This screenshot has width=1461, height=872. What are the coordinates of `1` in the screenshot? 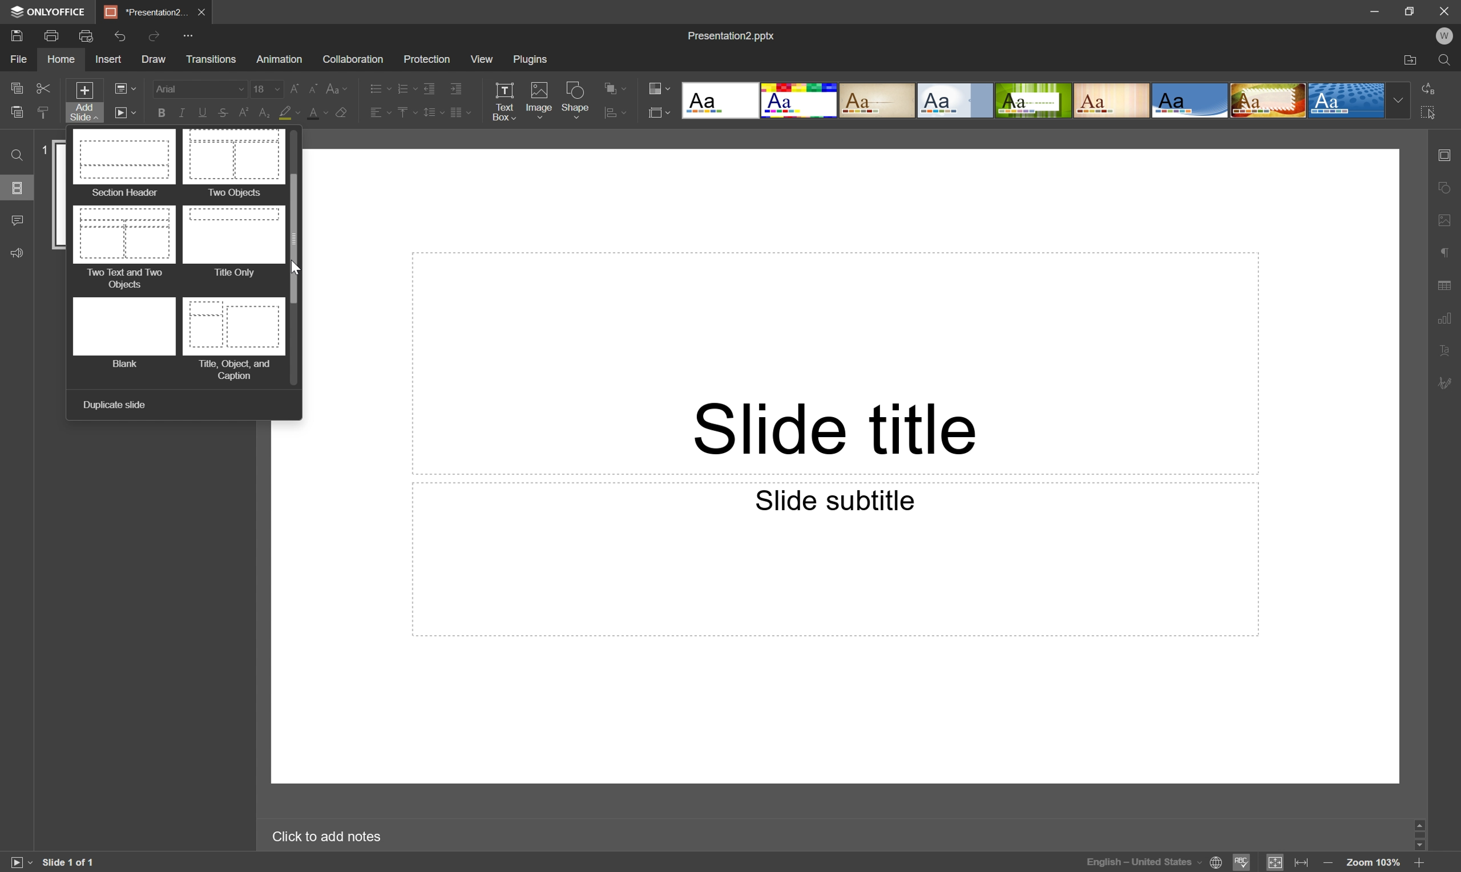 It's located at (45, 149).